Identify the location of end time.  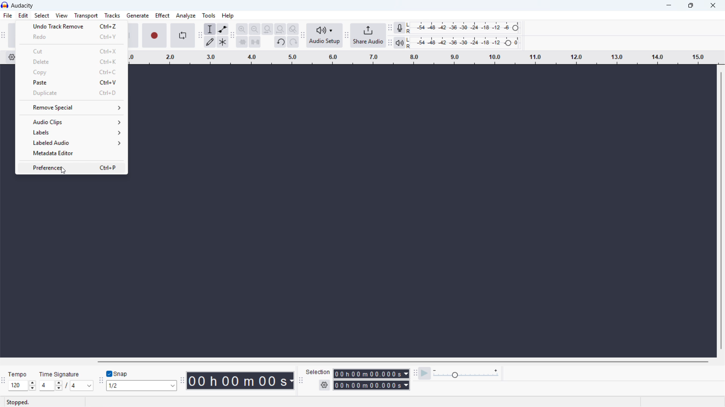
(372, 386).